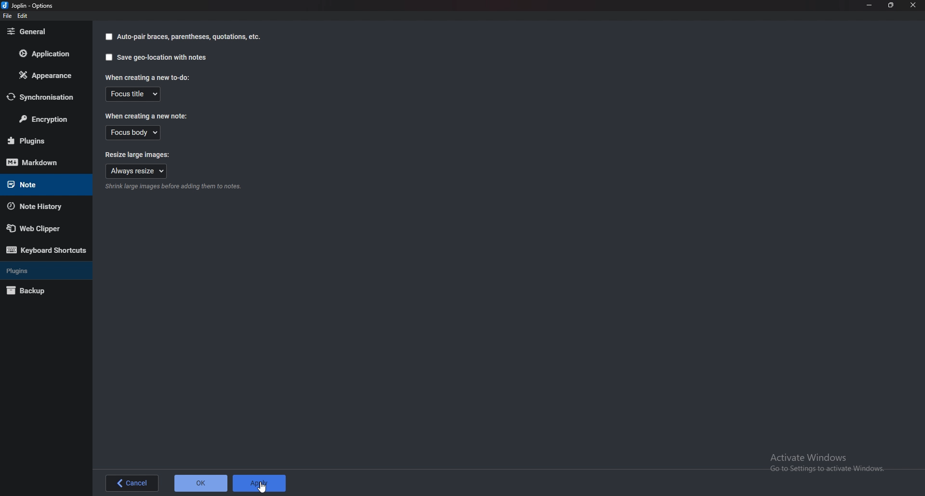 The height and width of the screenshot is (496, 925). Describe the element at coordinates (134, 133) in the screenshot. I see `Focus body` at that location.